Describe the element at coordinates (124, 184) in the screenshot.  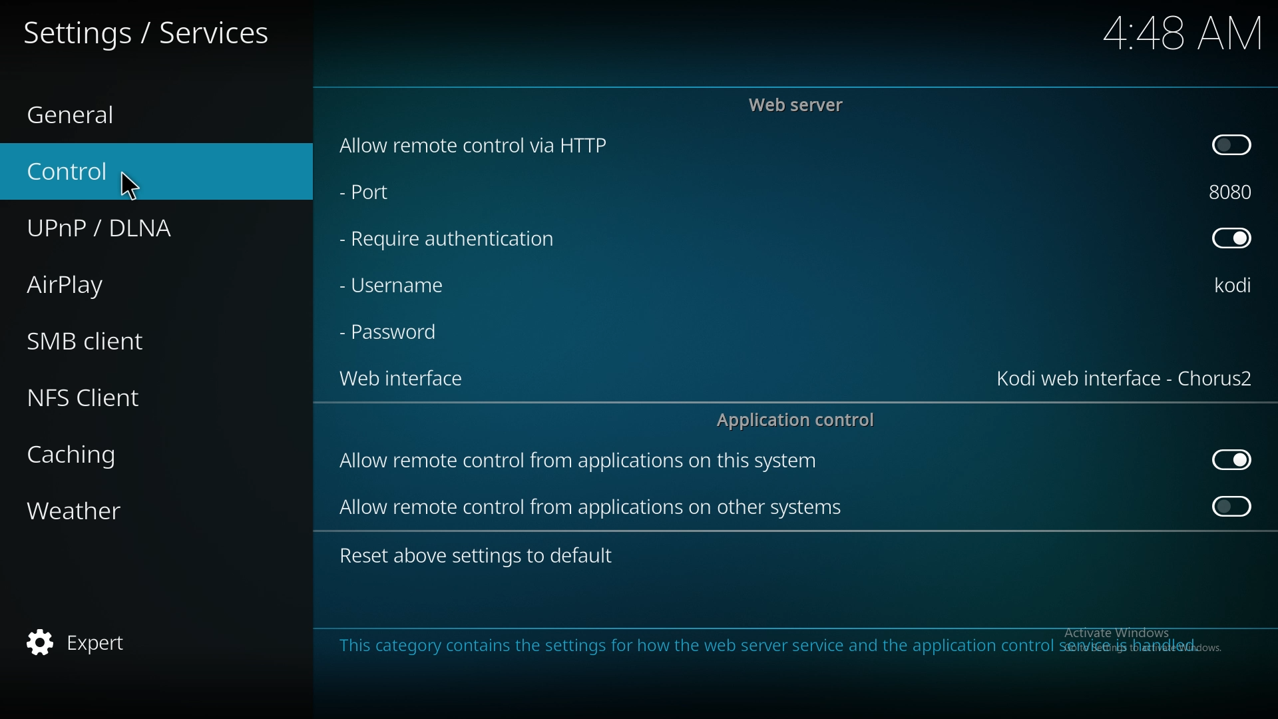
I see `` at that location.